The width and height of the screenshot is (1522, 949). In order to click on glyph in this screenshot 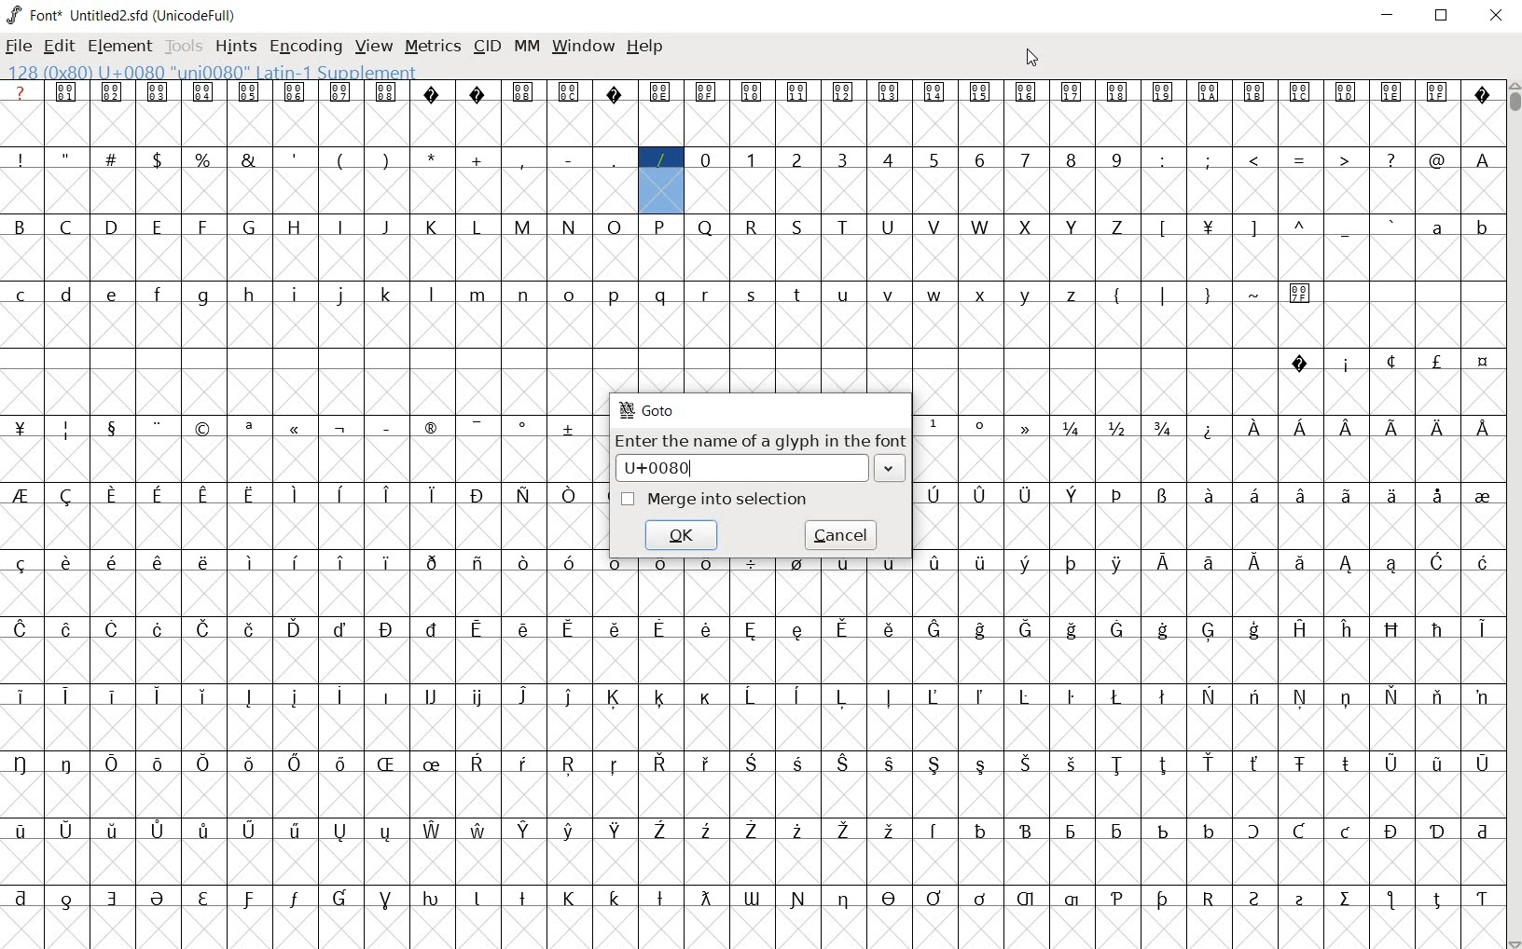, I will do `click(1210, 92)`.